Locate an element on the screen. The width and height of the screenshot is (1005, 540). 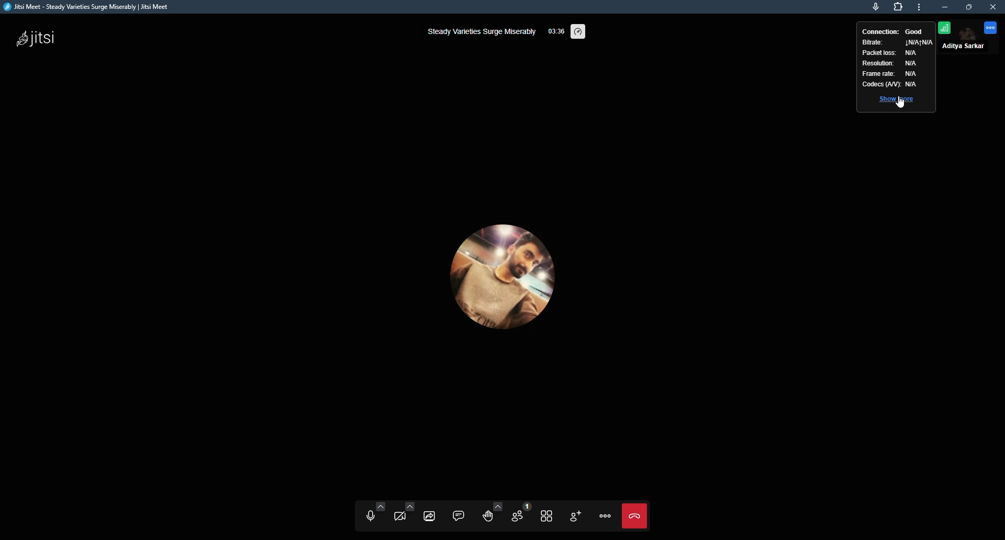
close is located at coordinates (995, 7).